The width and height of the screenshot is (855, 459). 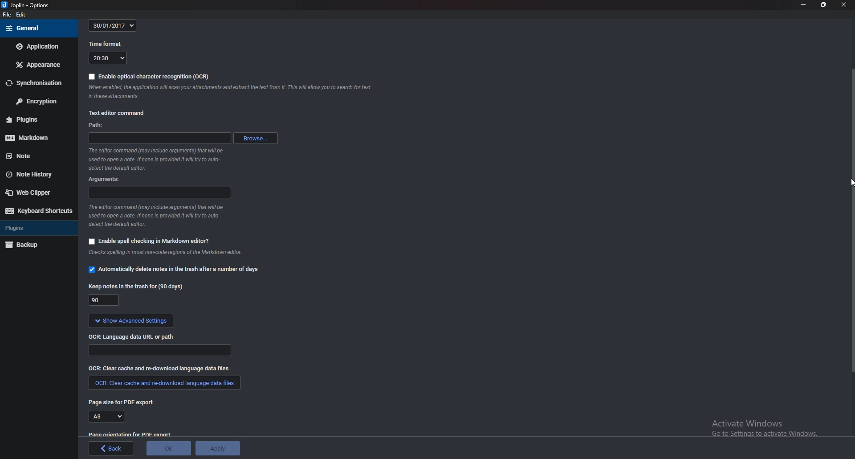 I want to click on browse, so click(x=256, y=138).